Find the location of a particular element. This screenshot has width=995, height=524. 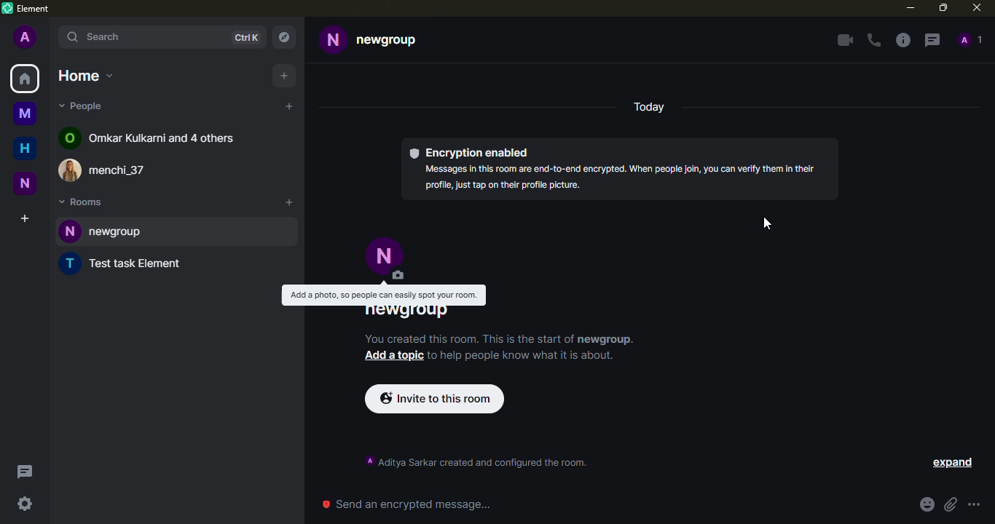

Messages in this room are end-to-end encrypted. When people join, you can verify them in their
profile, just tap on their profile picture. is located at coordinates (620, 178).